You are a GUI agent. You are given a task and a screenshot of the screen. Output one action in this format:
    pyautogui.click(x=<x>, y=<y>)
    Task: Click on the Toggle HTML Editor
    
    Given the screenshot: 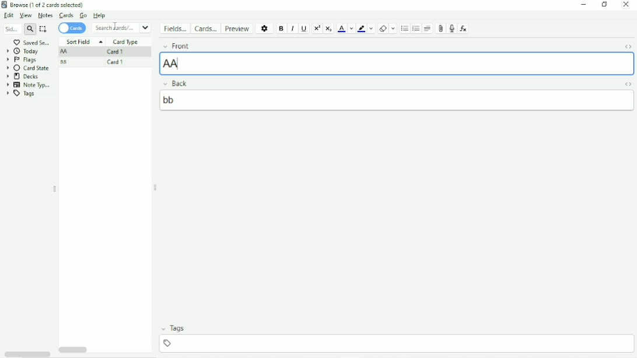 What is the action you would take?
    pyautogui.click(x=626, y=83)
    